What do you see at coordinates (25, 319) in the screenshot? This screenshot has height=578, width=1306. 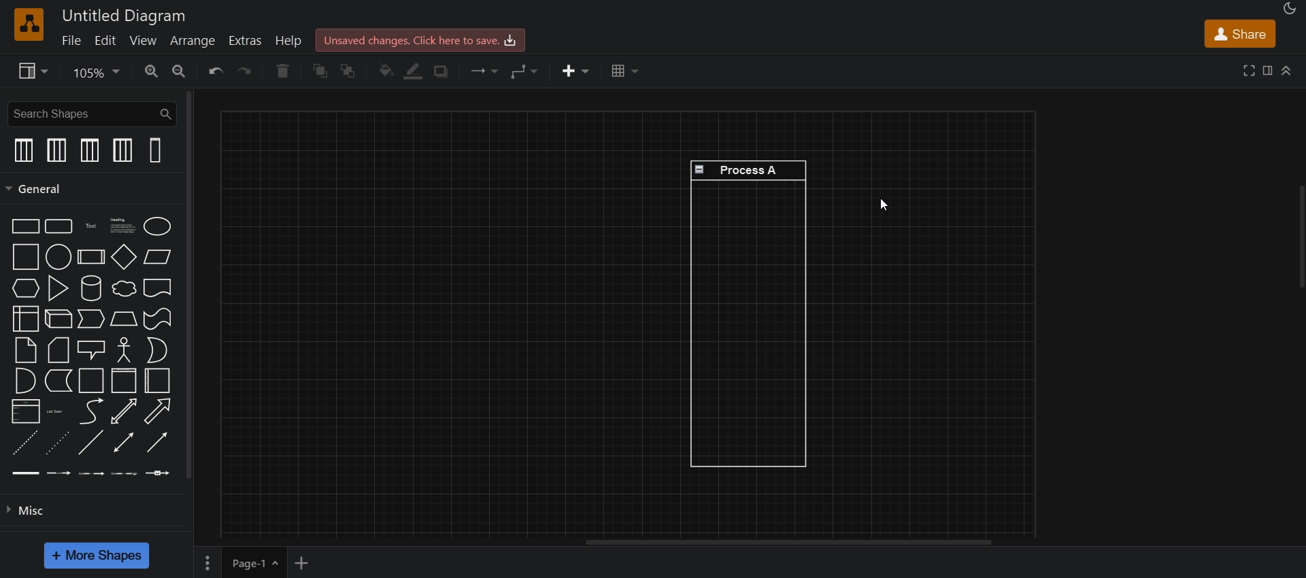 I see `internal storage` at bounding box center [25, 319].